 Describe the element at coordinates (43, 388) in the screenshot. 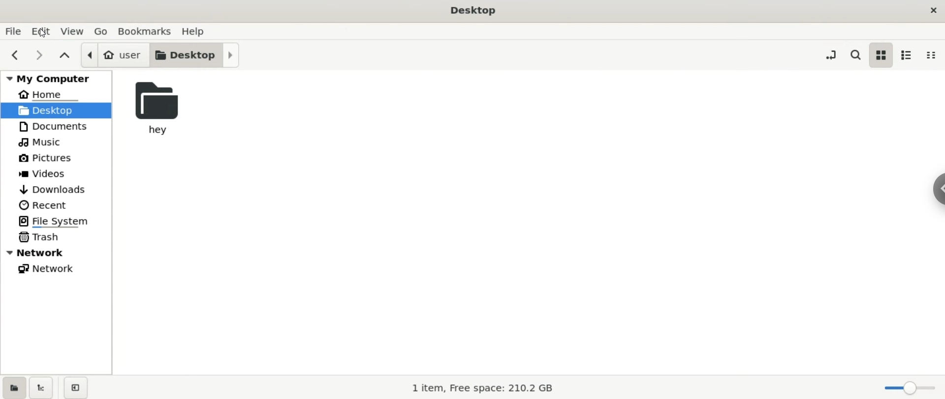

I see `show treeview` at that location.